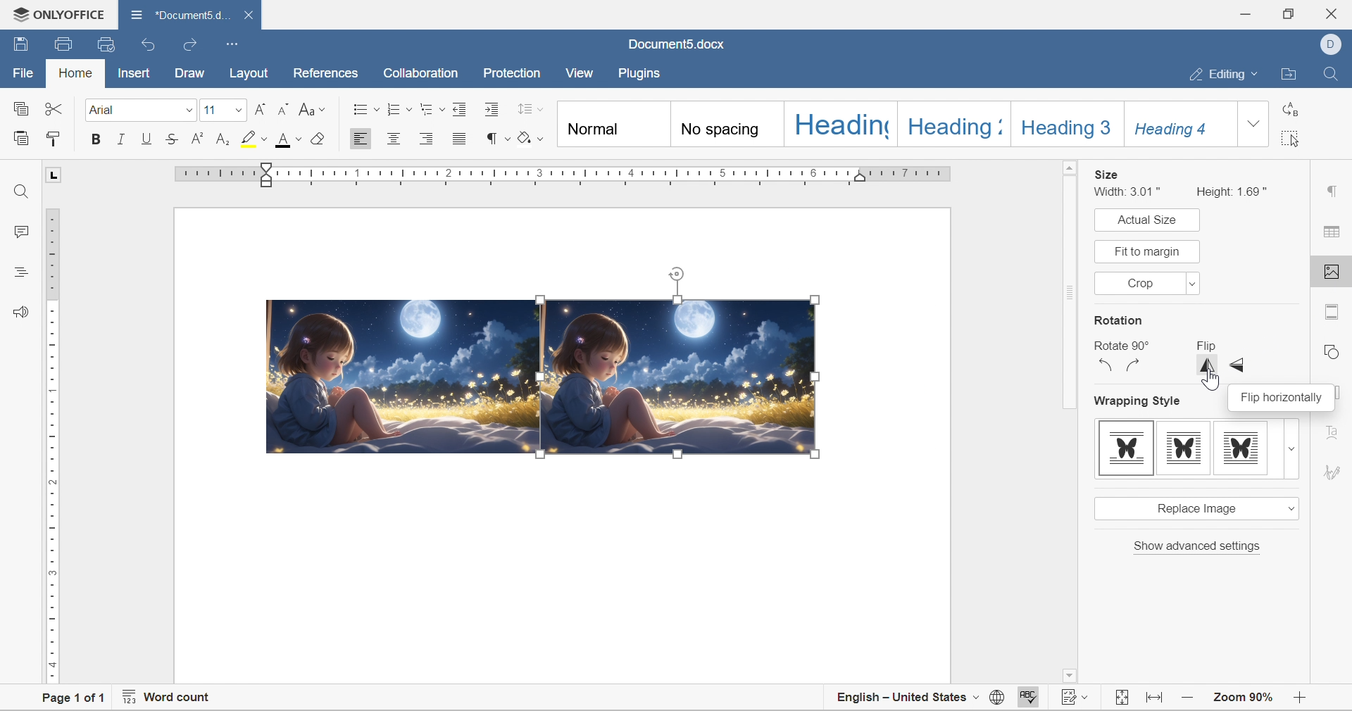 Image resolution: width=1352 pixels, height=711 pixels. What do you see at coordinates (19, 44) in the screenshot?
I see `save` at bounding box center [19, 44].